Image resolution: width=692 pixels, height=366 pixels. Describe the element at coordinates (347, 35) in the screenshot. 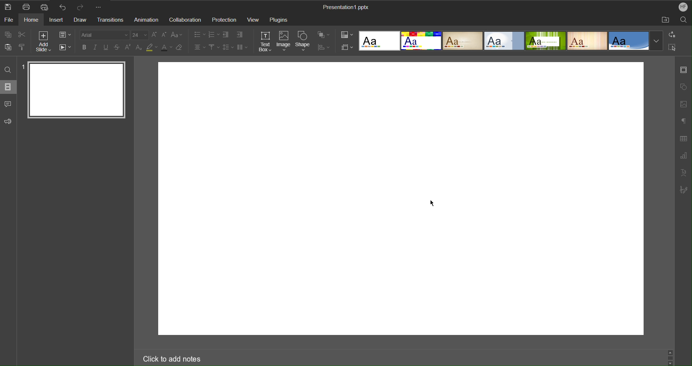

I see `Colors` at that location.